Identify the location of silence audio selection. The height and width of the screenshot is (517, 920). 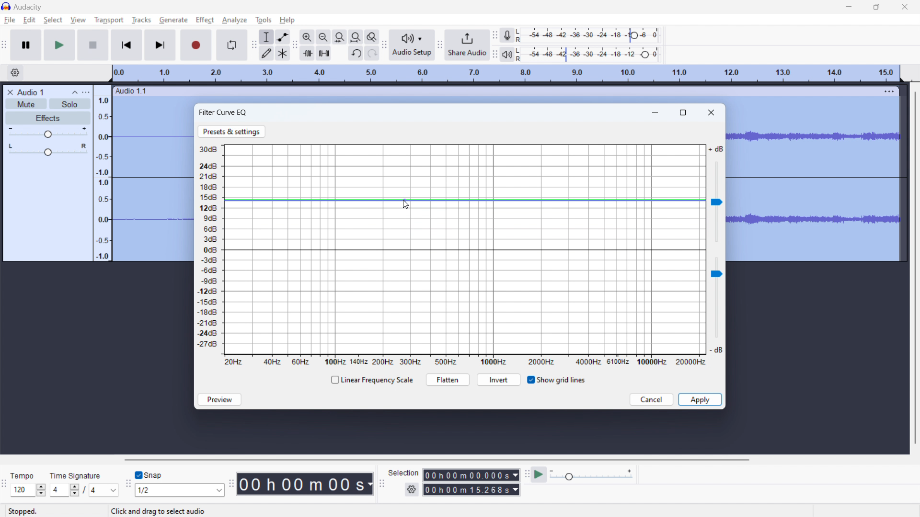
(324, 53).